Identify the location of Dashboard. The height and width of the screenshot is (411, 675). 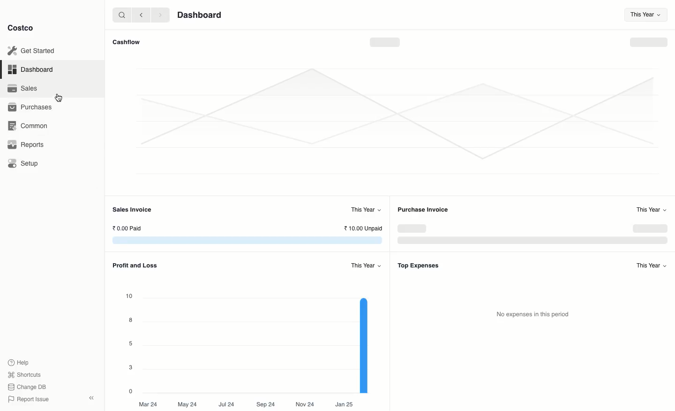
(33, 68).